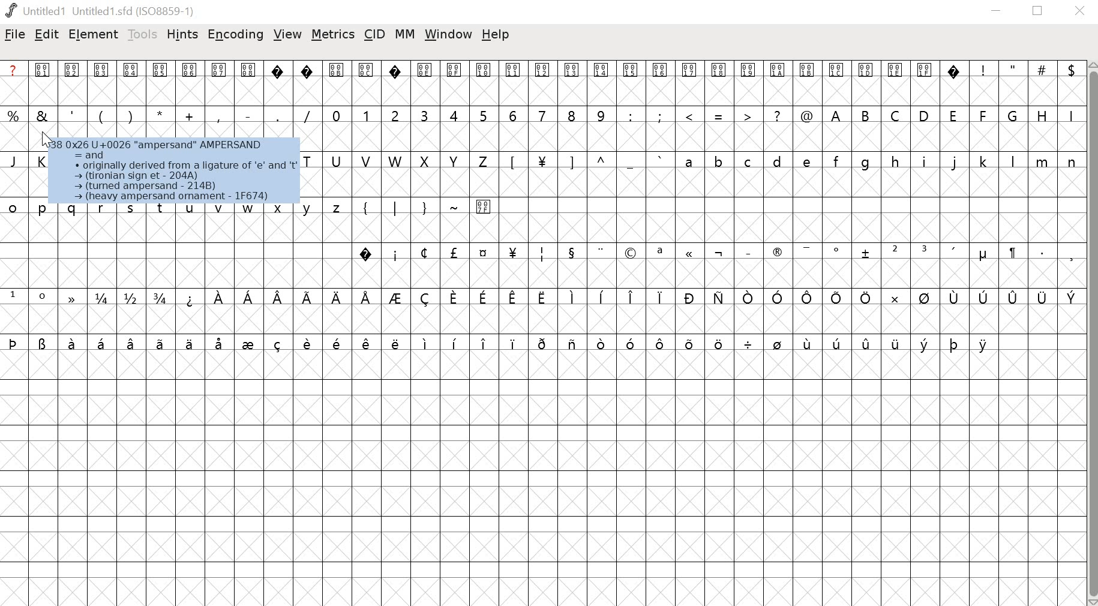 The height and width of the screenshot is (606, 1098). What do you see at coordinates (337, 114) in the screenshot?
I see `0` at bounding box center [337, 114].